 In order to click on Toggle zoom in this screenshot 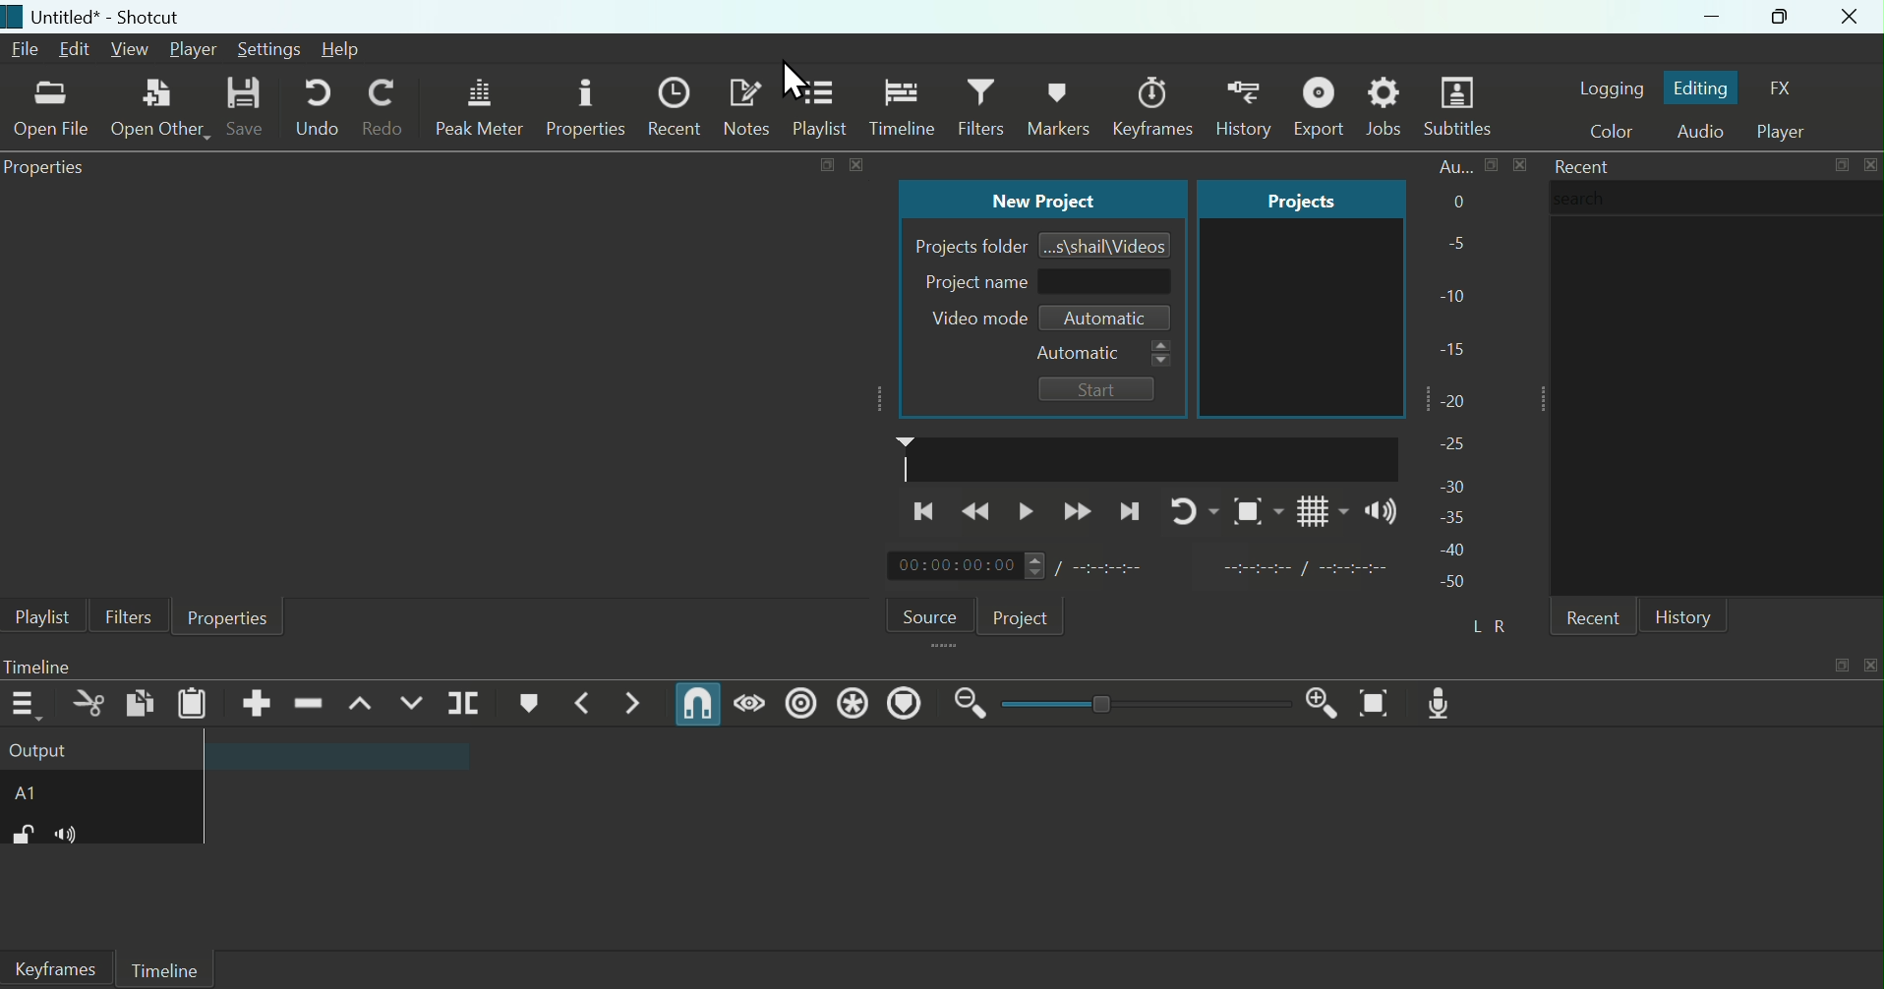, I will do `click(1250, 511)`.